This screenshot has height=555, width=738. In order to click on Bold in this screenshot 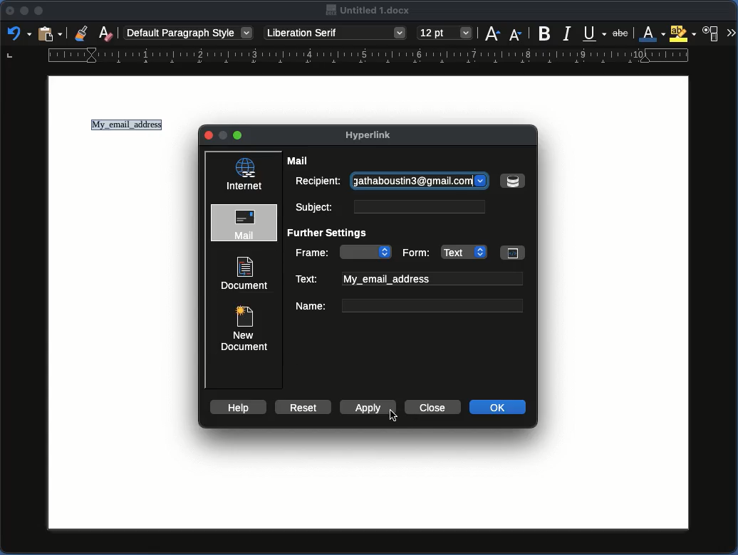, I will do `click(545, 33)`.